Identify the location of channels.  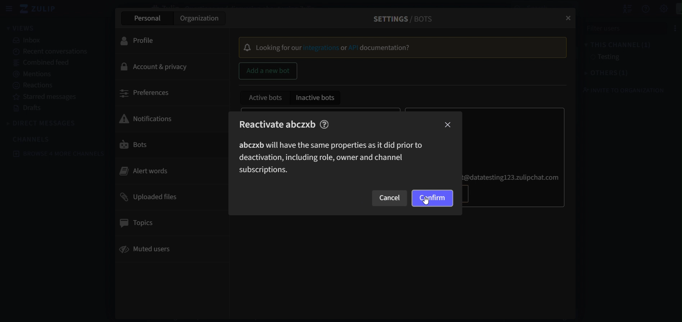
(32, 139).